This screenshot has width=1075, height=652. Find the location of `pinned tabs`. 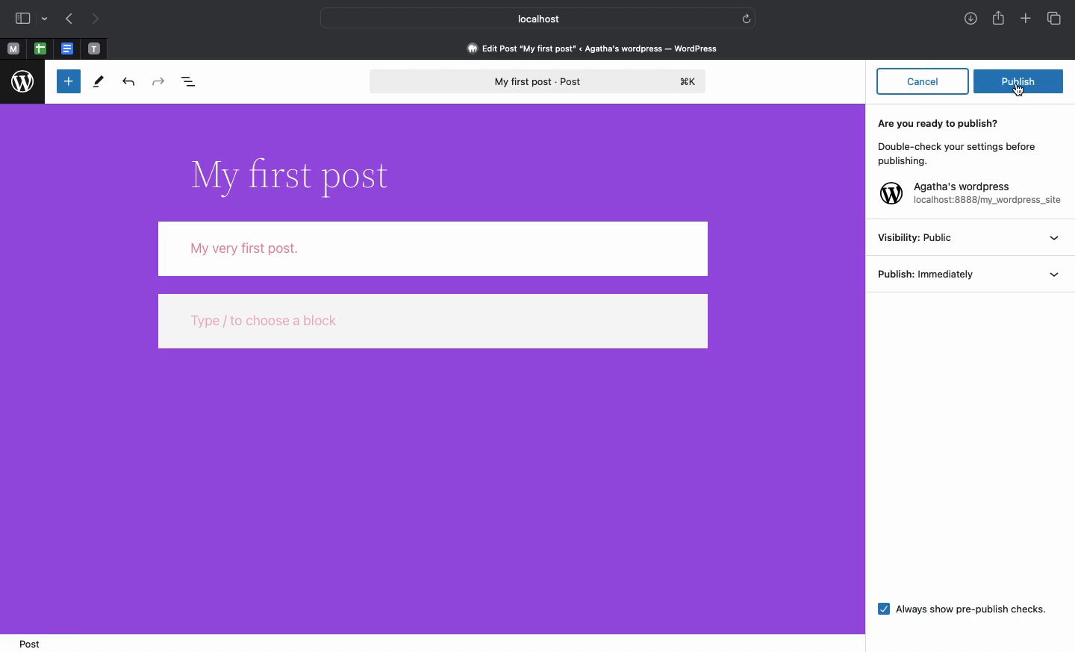

pinned tabs is located at coordinates (67, 49).